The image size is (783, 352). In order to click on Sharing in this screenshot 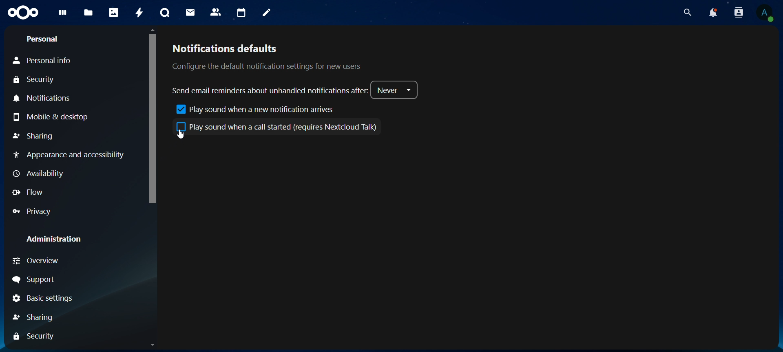, I will do `click(33, 317)`.